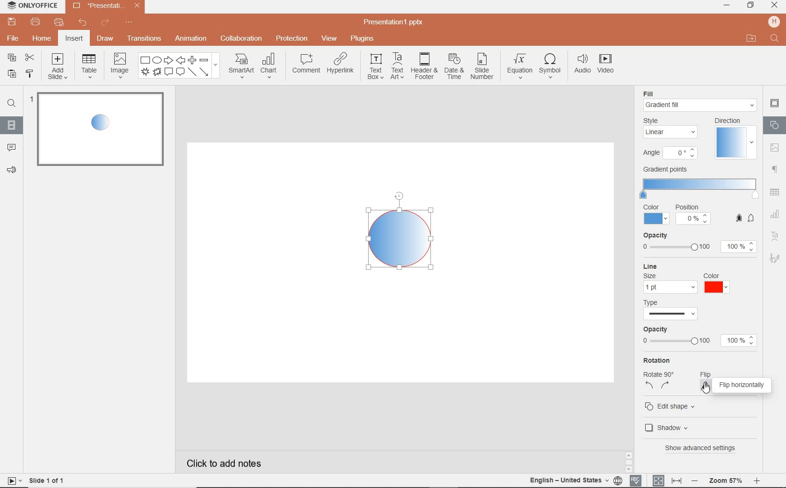 The height and width of the screenshot is (488, 786). What do you see at coordinates (269, 66) in the screenshot?
I see `chart` at bounding box center [269, 66].